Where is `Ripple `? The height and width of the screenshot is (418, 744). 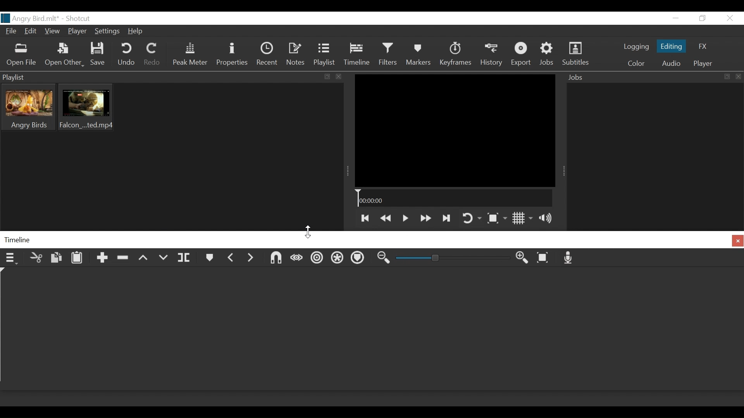 Ripple  is located at coordinates (317, 259).